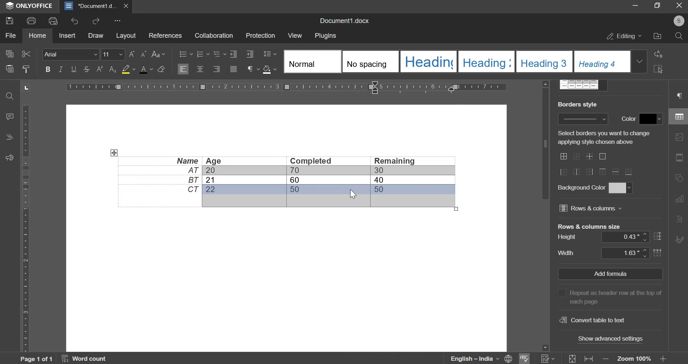 The image size is (688, 364). I want to click on plugins, so click(325, 36).